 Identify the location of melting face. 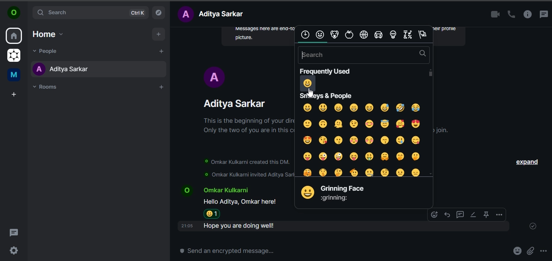
(337, 124).